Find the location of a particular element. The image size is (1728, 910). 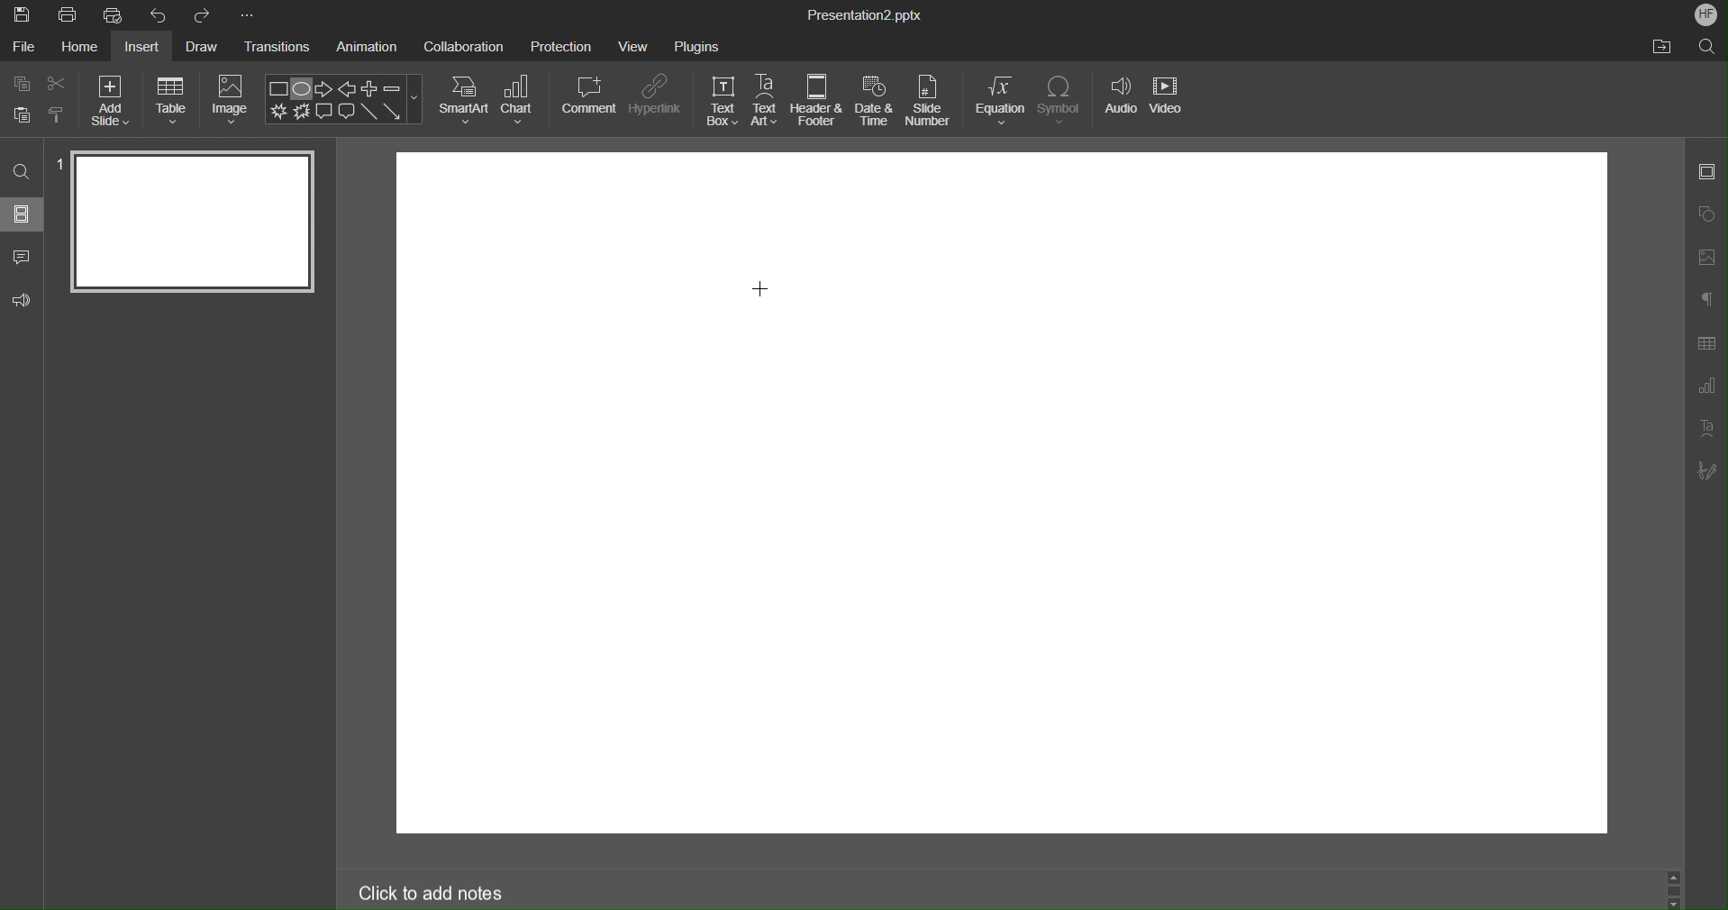

Draw is located at coordinates (205, 47).